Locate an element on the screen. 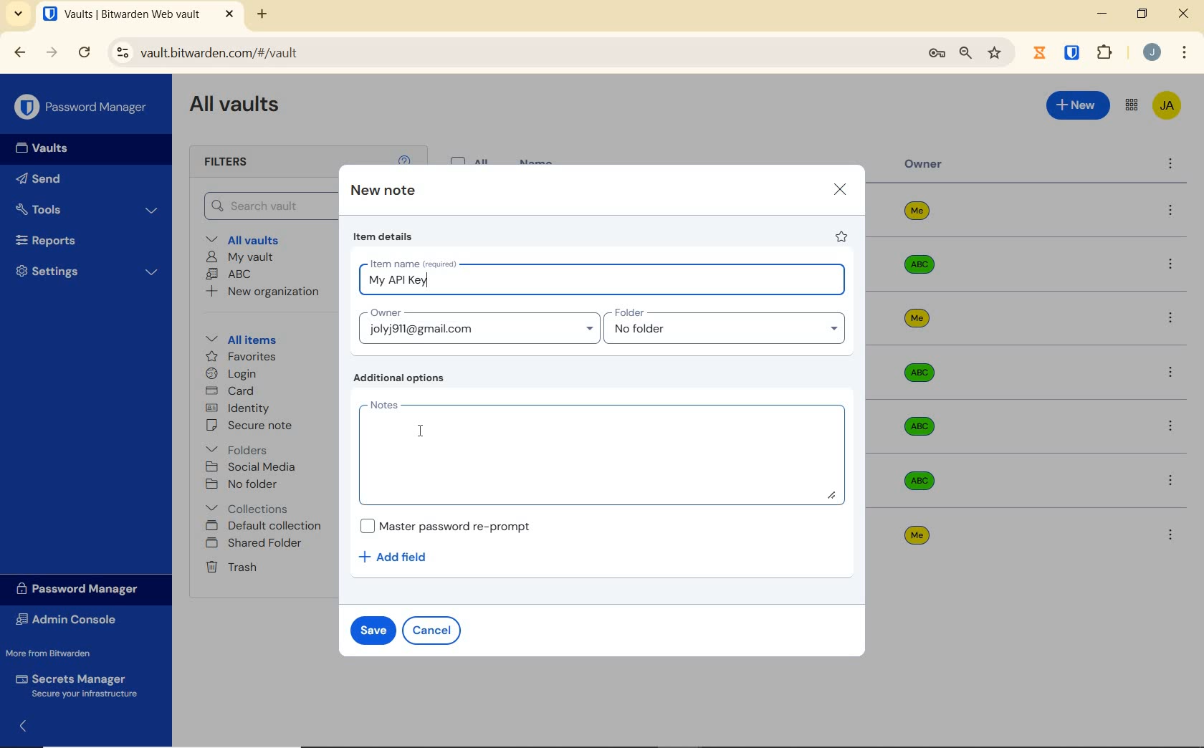 Image resolution: width=1204 pixels, height=748 pixels. expand/collapse is located at coordinates (26, 724).